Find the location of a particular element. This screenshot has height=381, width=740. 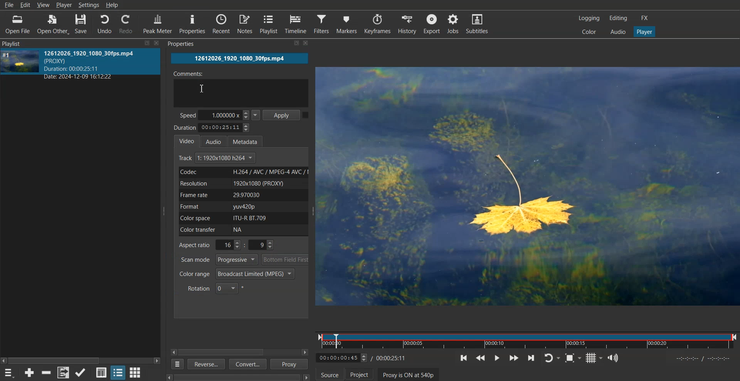

Redo is located at coordinates (128, 23).